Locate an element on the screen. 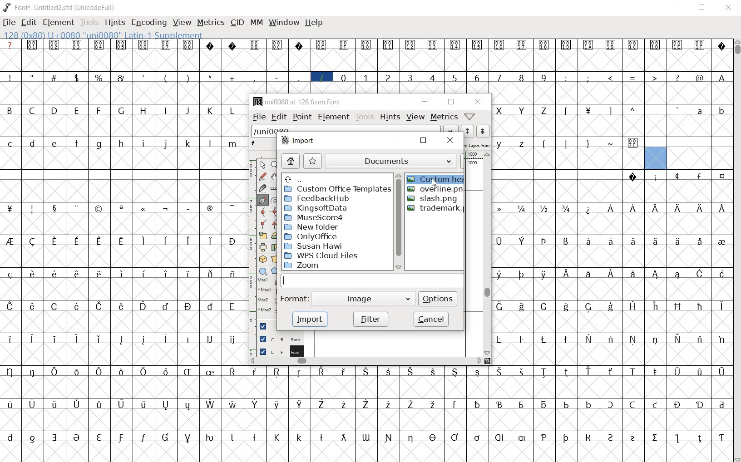 This screenshot has height=462, width=741. glyph is located at coordinates (633, 372).